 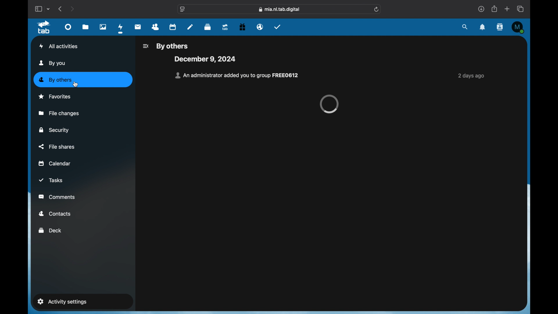 What do you see at coordinates (494, 8) in the screenshot?
I see `share` at bounding box center [494, 8].